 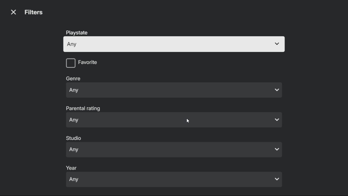 I want to click on Any, so click(x=175, y=180).